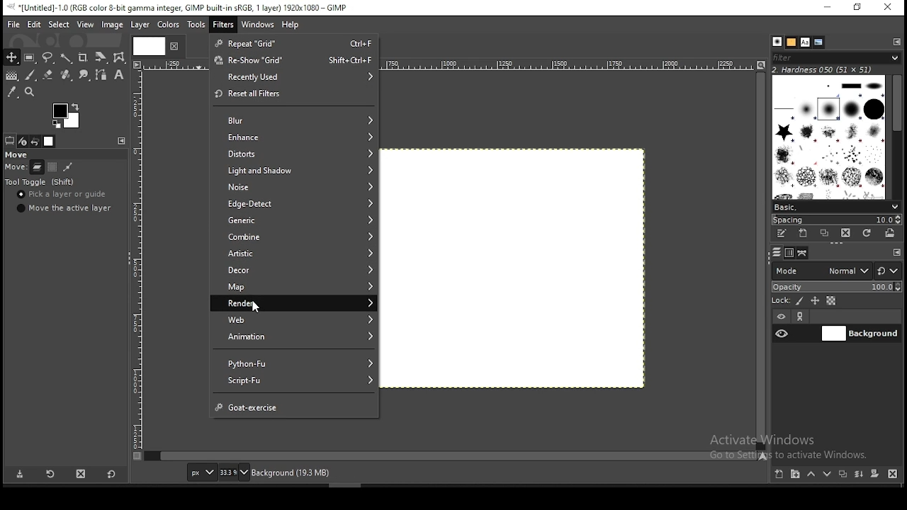 The image size is (907, 510). I want to click on open brush as image, so click(891, 233).